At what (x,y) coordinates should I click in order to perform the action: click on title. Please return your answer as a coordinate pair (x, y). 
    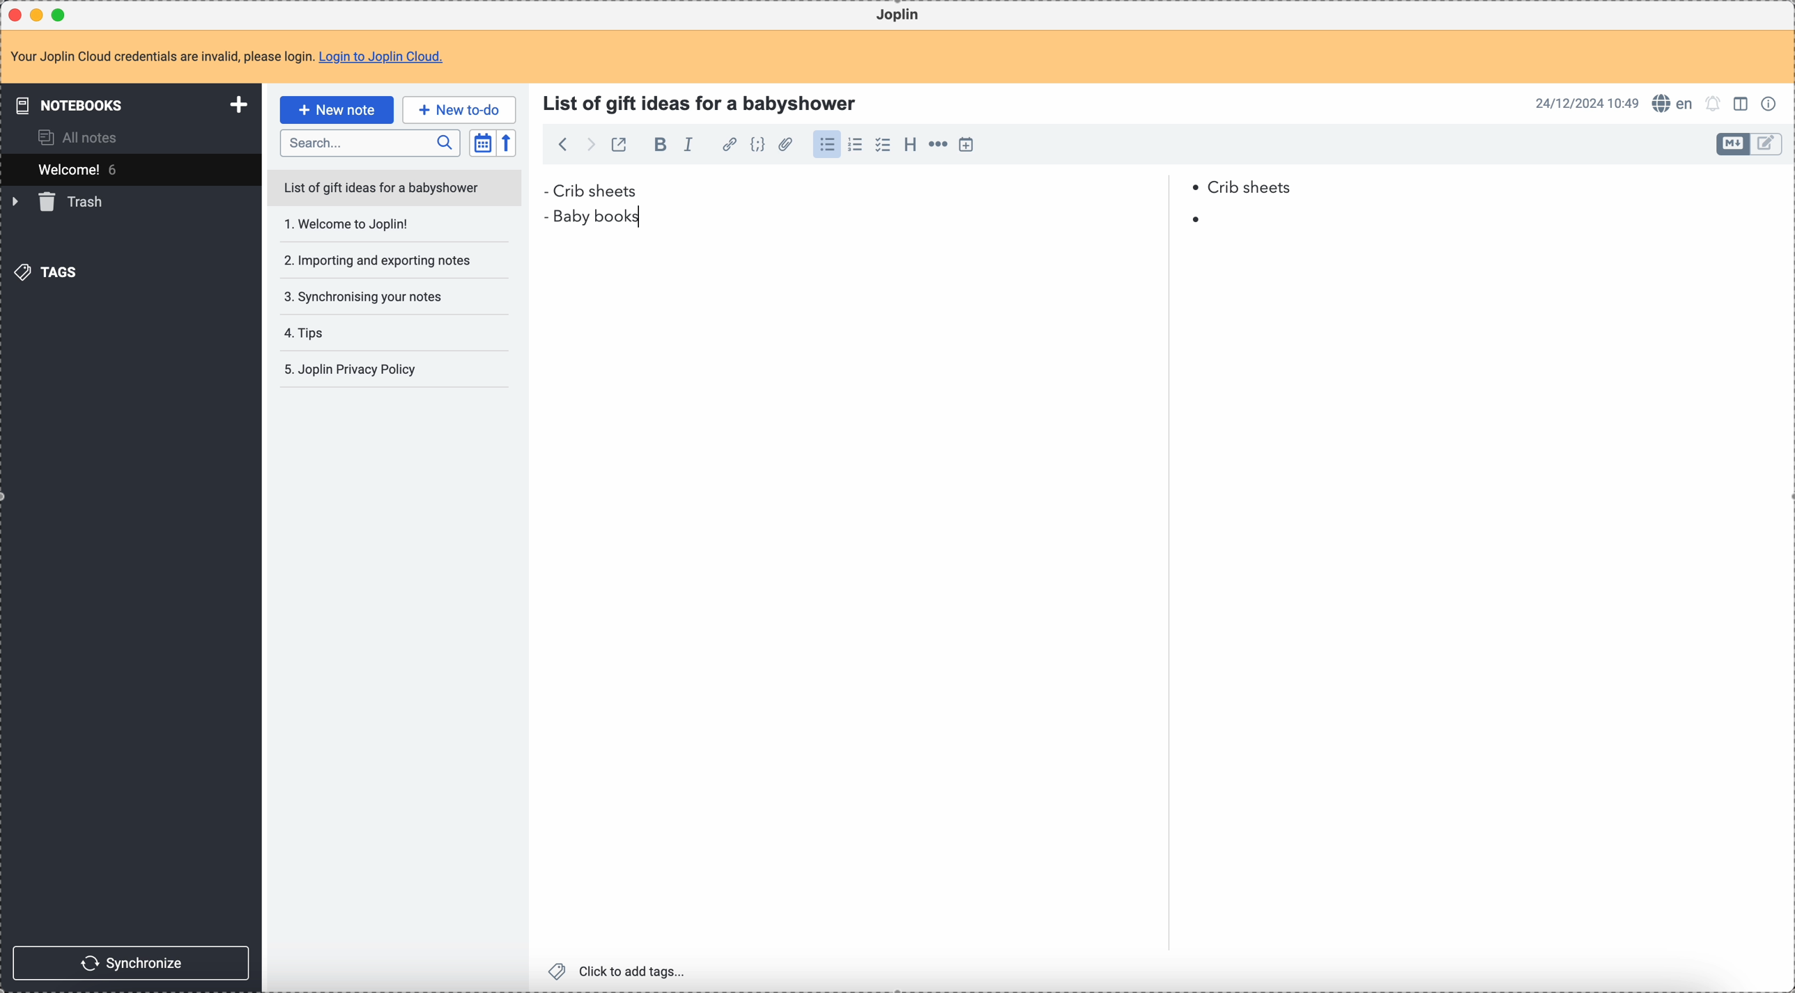
    Looking at the image, I should click on (704, 101).